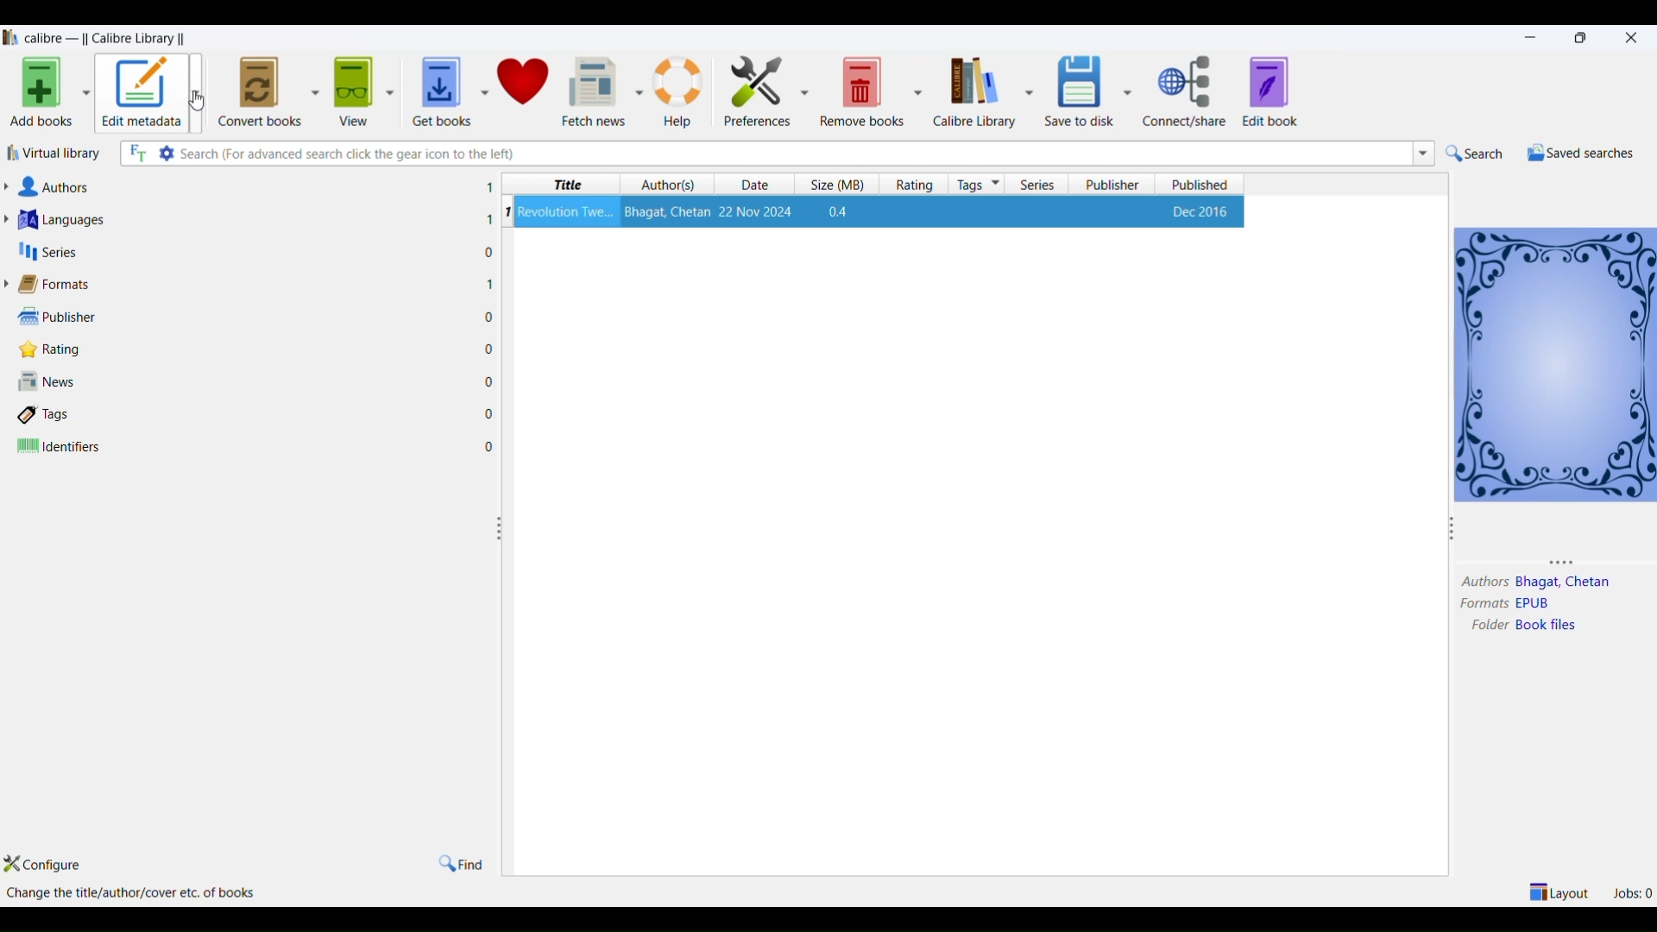  Describe the element at coordinates (1632, 891) in the screenshot. I see `jobs` at that location.